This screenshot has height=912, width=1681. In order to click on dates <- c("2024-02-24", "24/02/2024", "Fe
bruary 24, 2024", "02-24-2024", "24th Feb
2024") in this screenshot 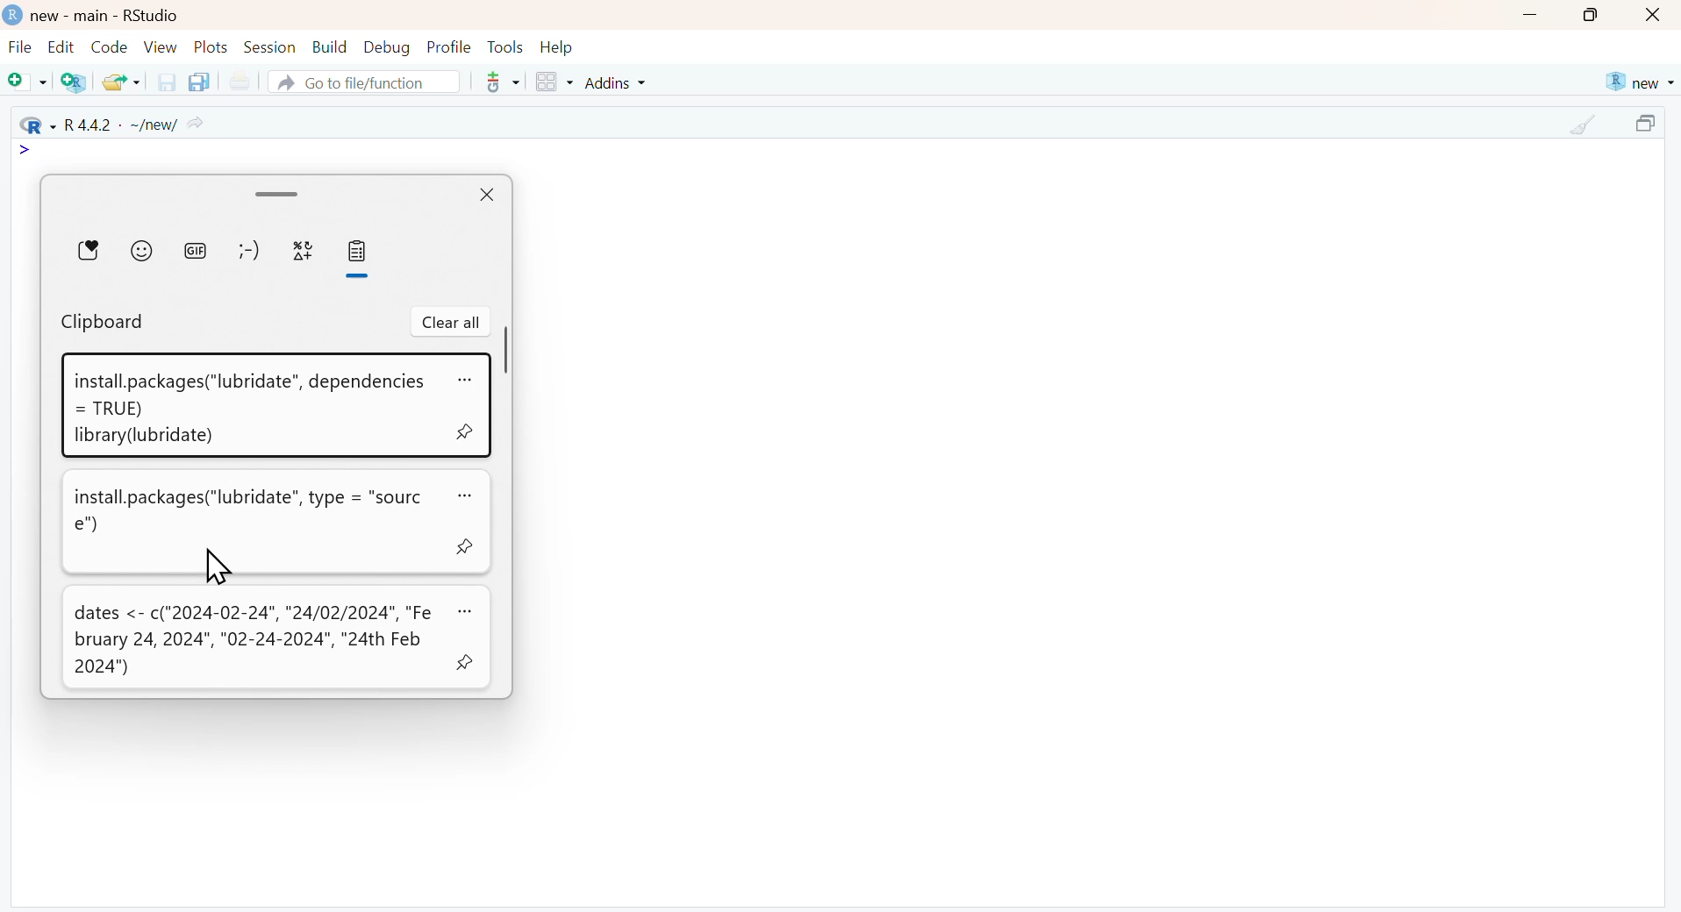, I will do `click(253, 640)`.